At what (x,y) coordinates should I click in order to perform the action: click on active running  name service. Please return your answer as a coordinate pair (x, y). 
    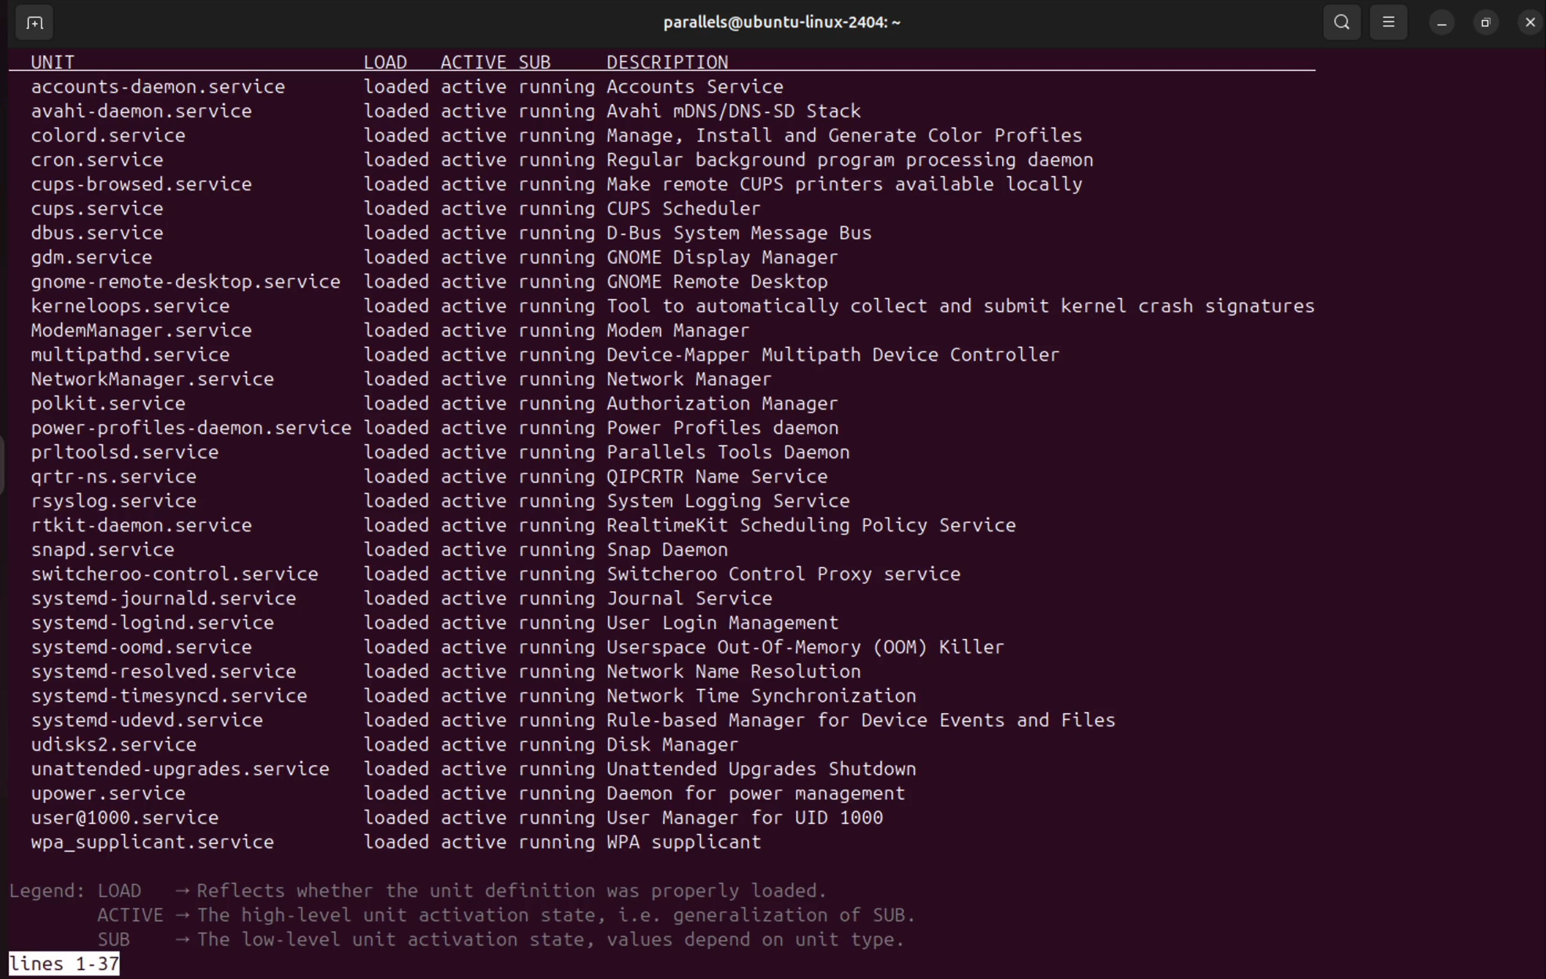
    Looking at the image, I should click on (639, 478).